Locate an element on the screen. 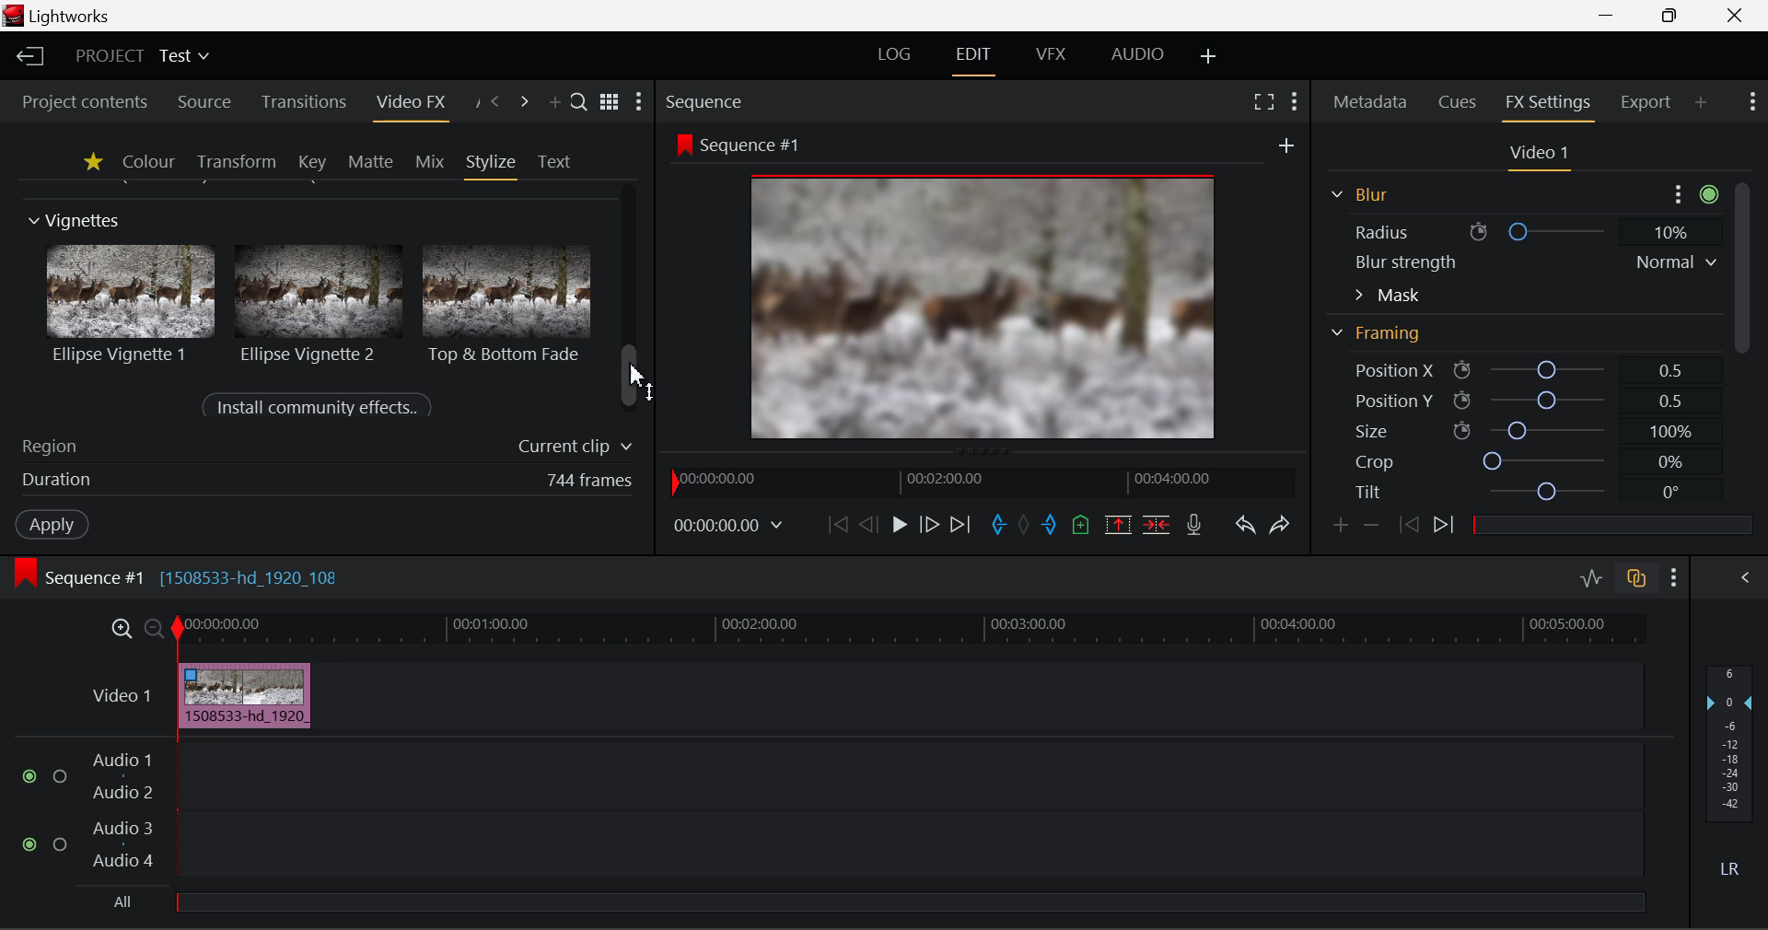 This screenshot has height=930, width=1768. Record Voiceover is located at coordinates (1195, 523).